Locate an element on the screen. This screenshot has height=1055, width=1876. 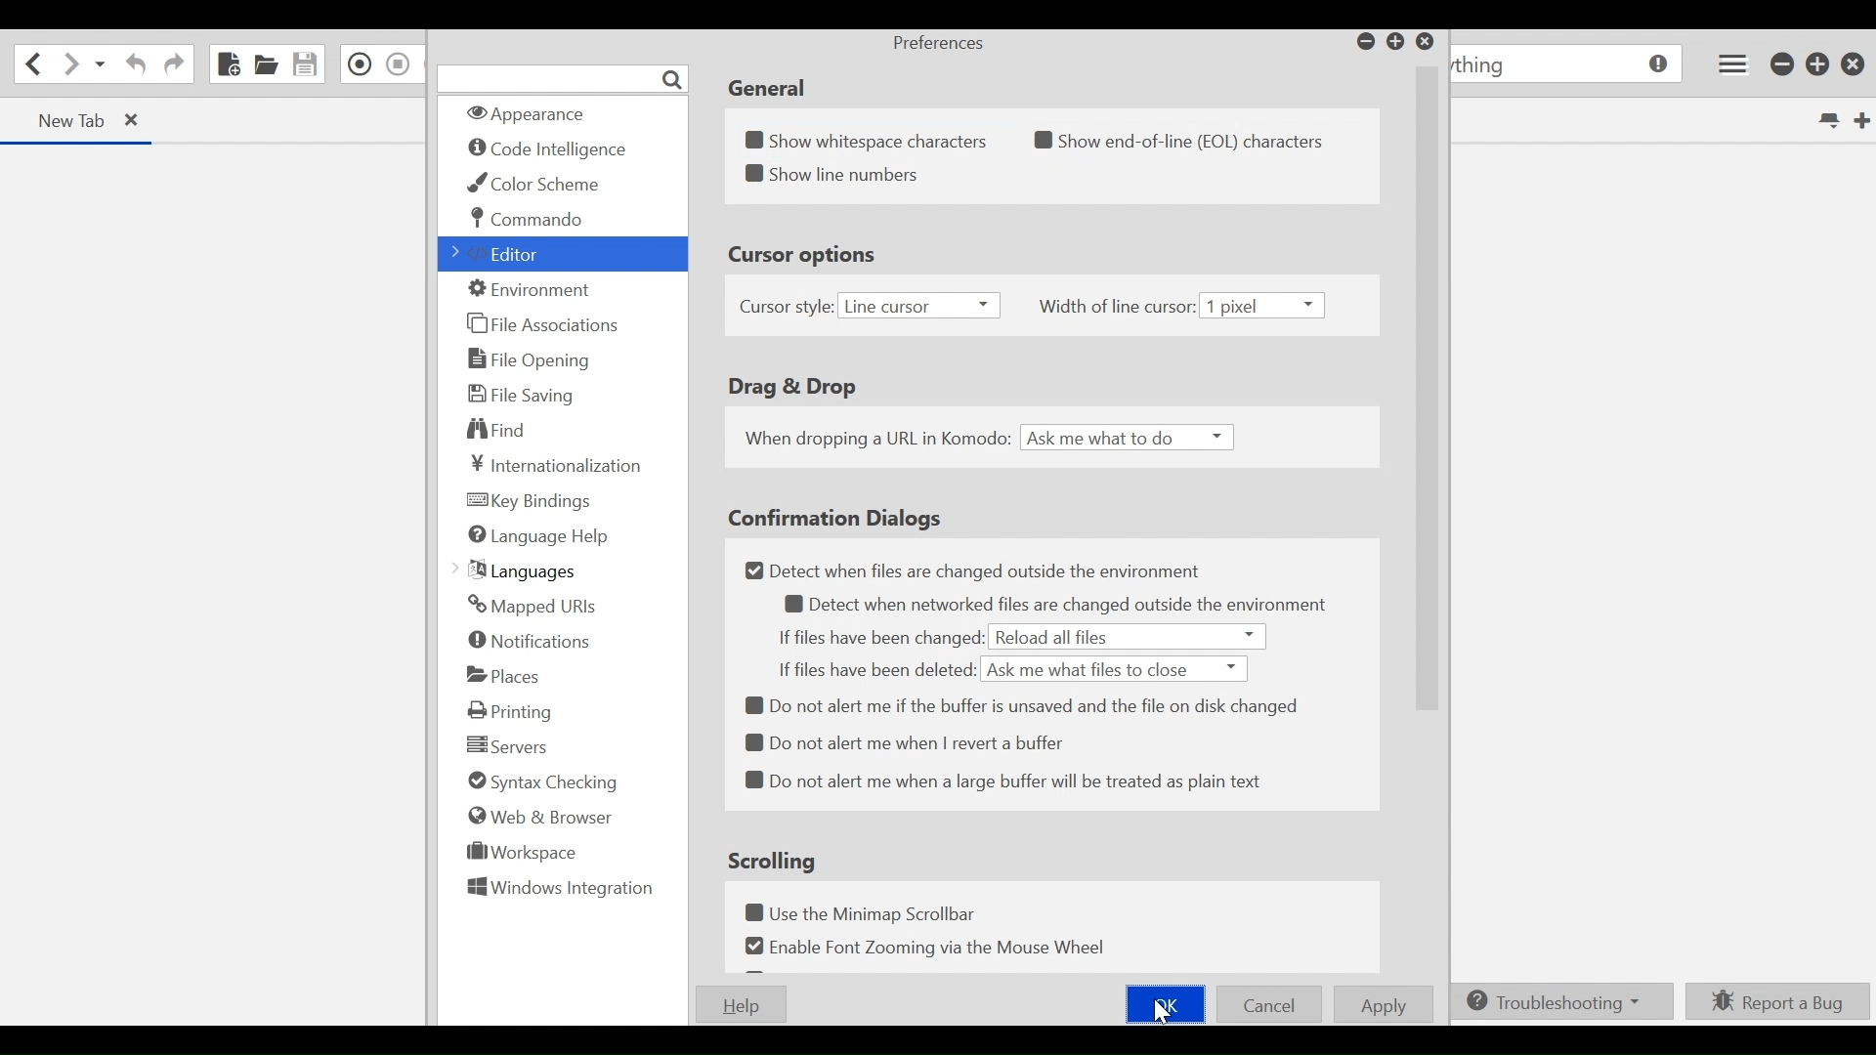
Editor is located at coordinates (501, 254).